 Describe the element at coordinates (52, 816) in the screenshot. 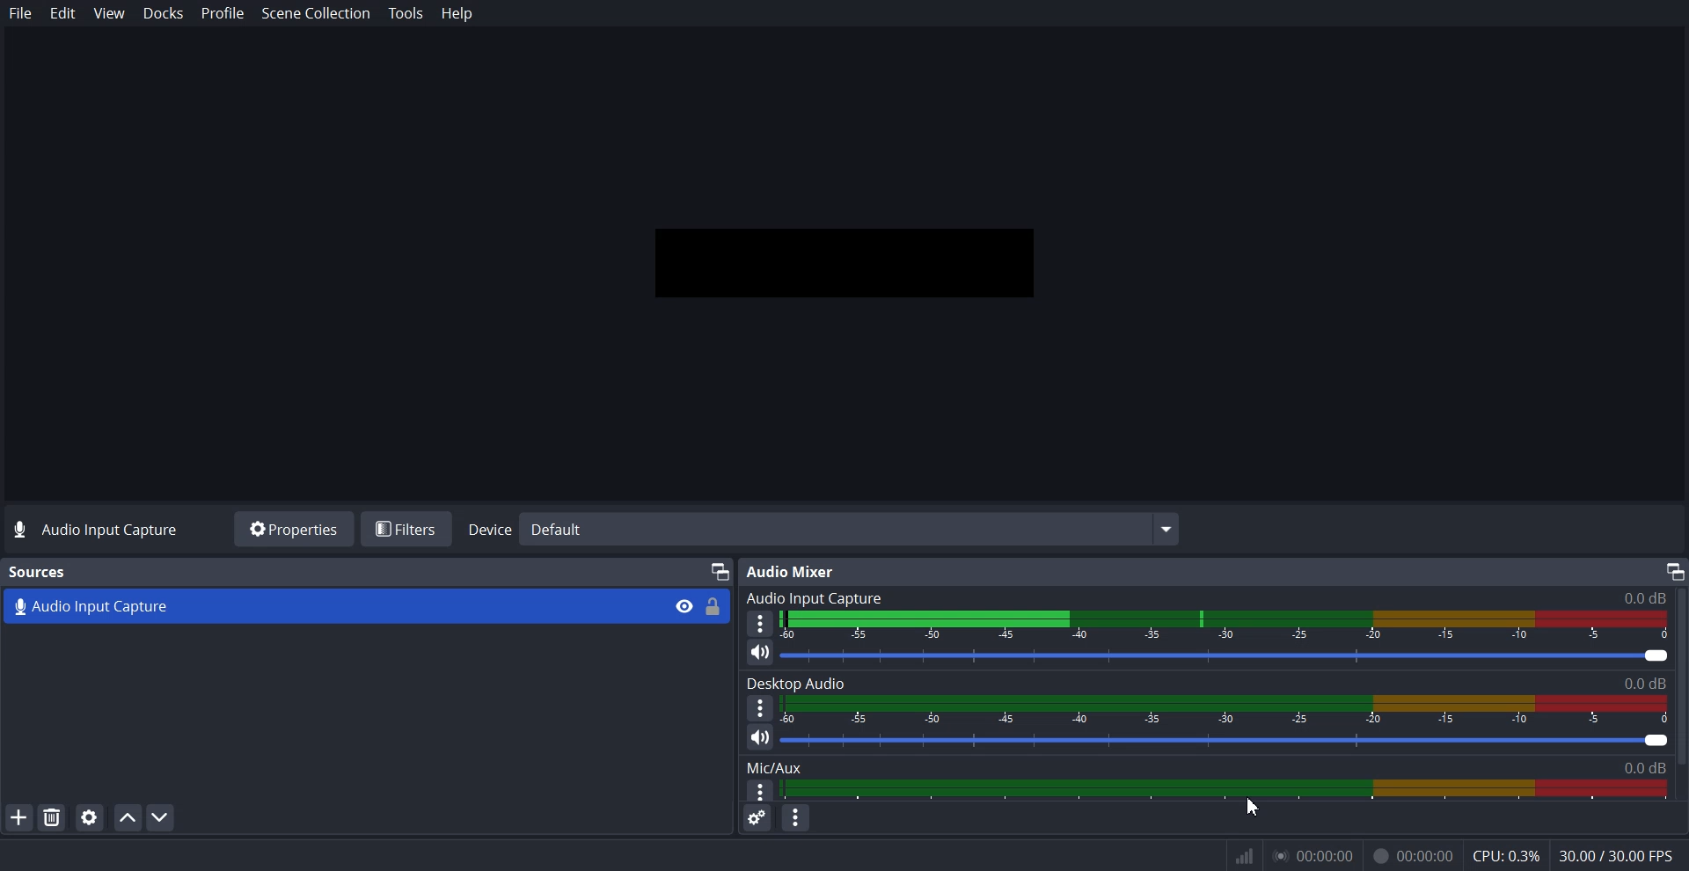

I see `Remove Selected Source` at that location.